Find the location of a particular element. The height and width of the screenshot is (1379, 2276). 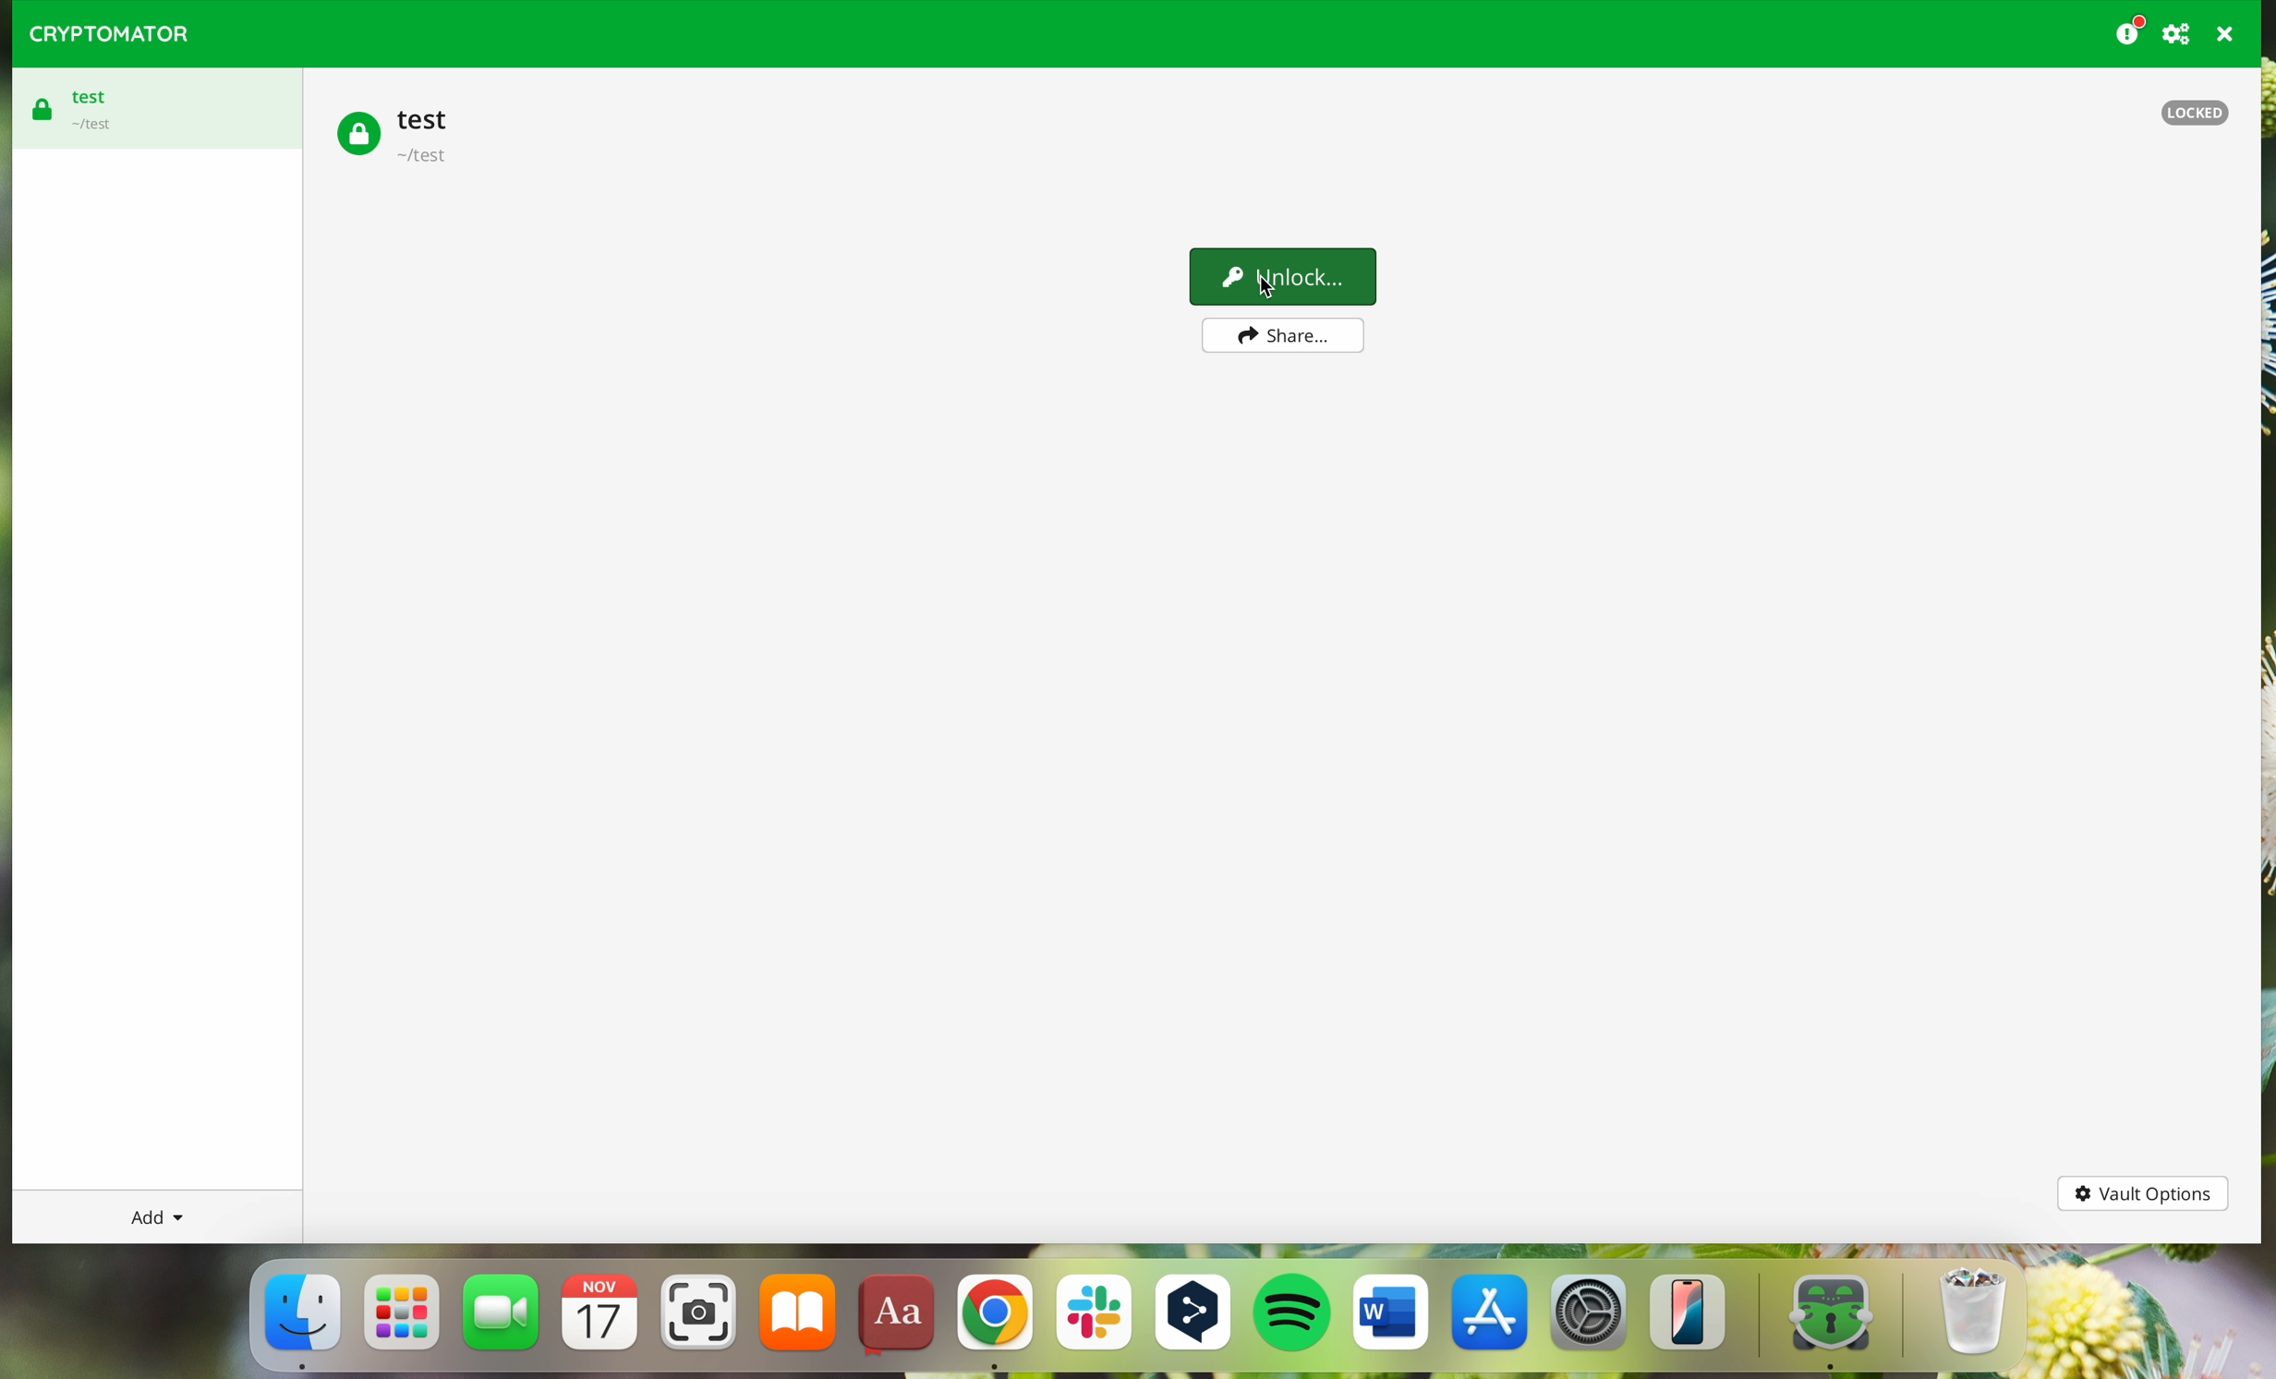

Slack is located at coordinates (1093, 1320).